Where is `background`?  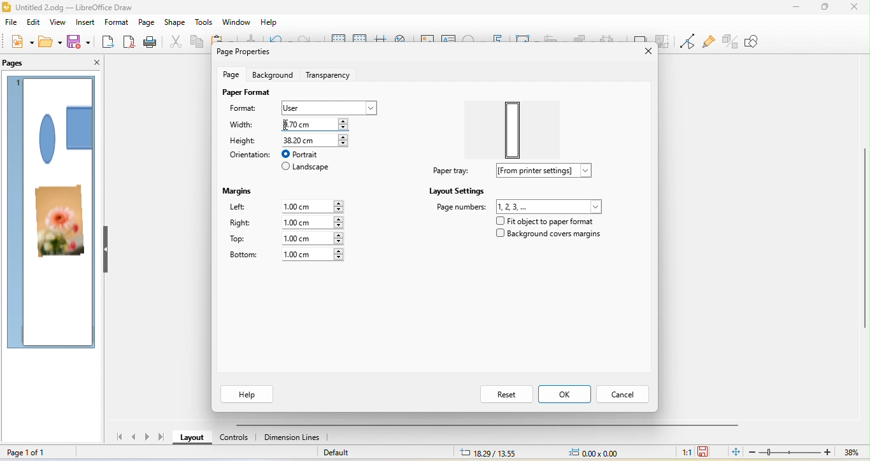 background is located at coordinates (273, 76).